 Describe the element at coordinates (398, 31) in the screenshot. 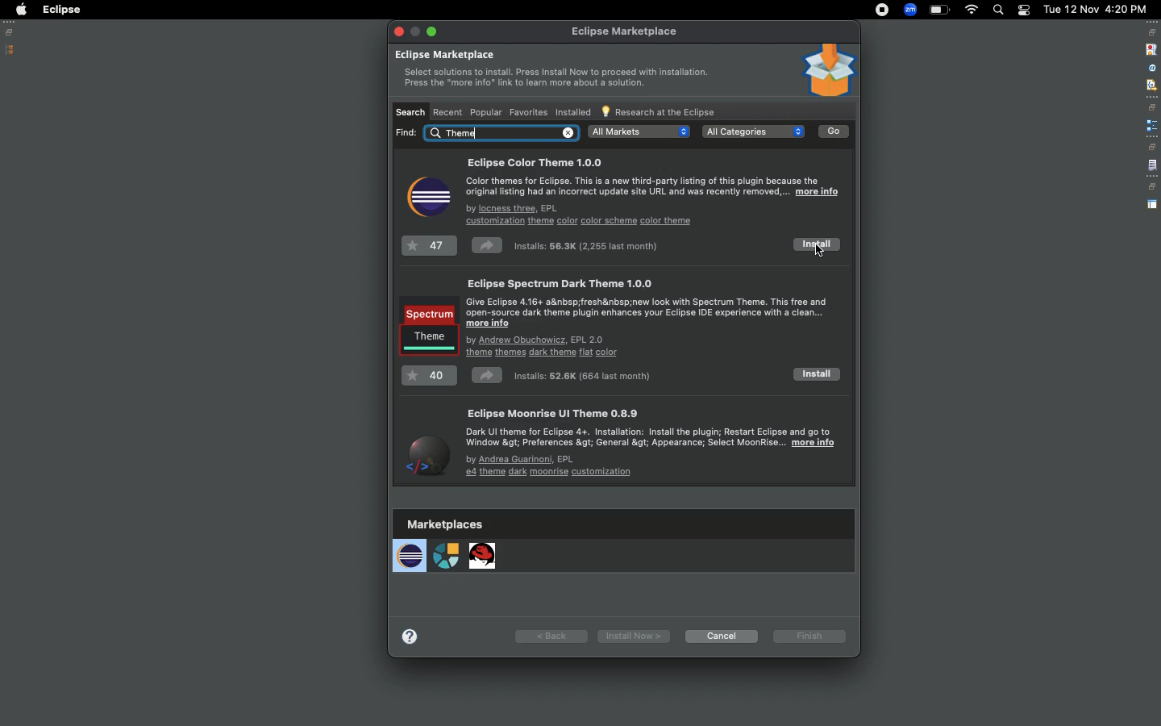

I see `close` at that location.